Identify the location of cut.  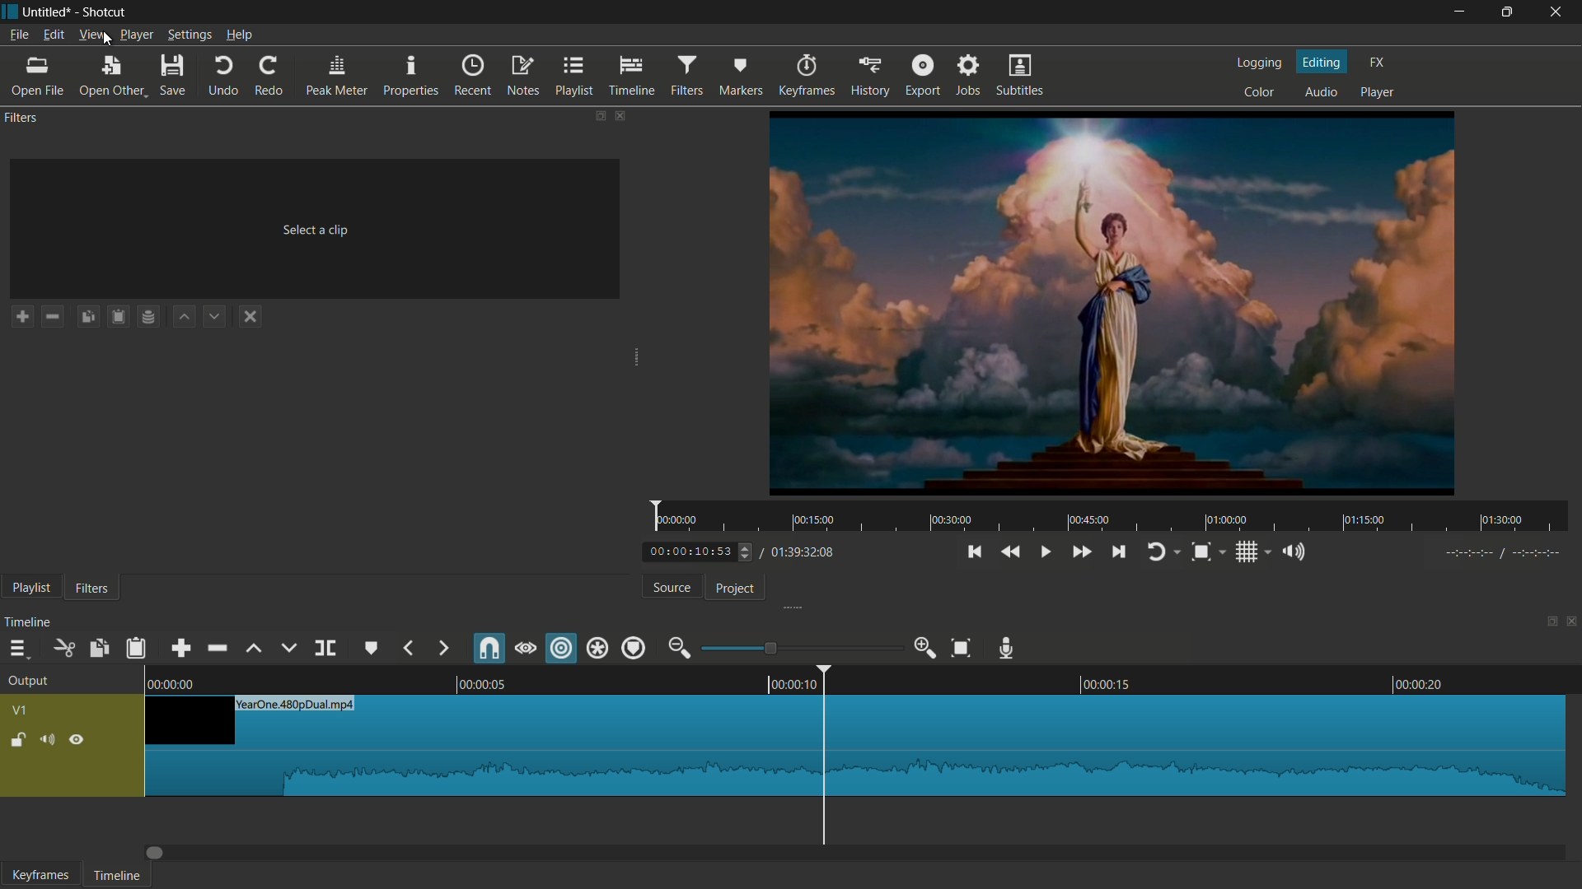
(63, 649).